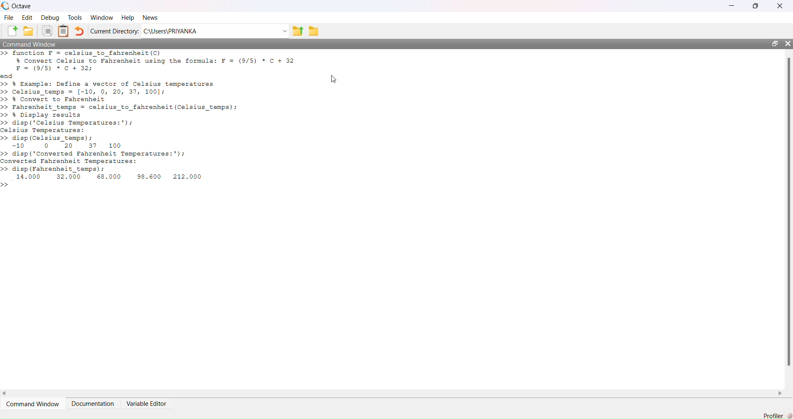  I want to click on Help, so click(128, 17).